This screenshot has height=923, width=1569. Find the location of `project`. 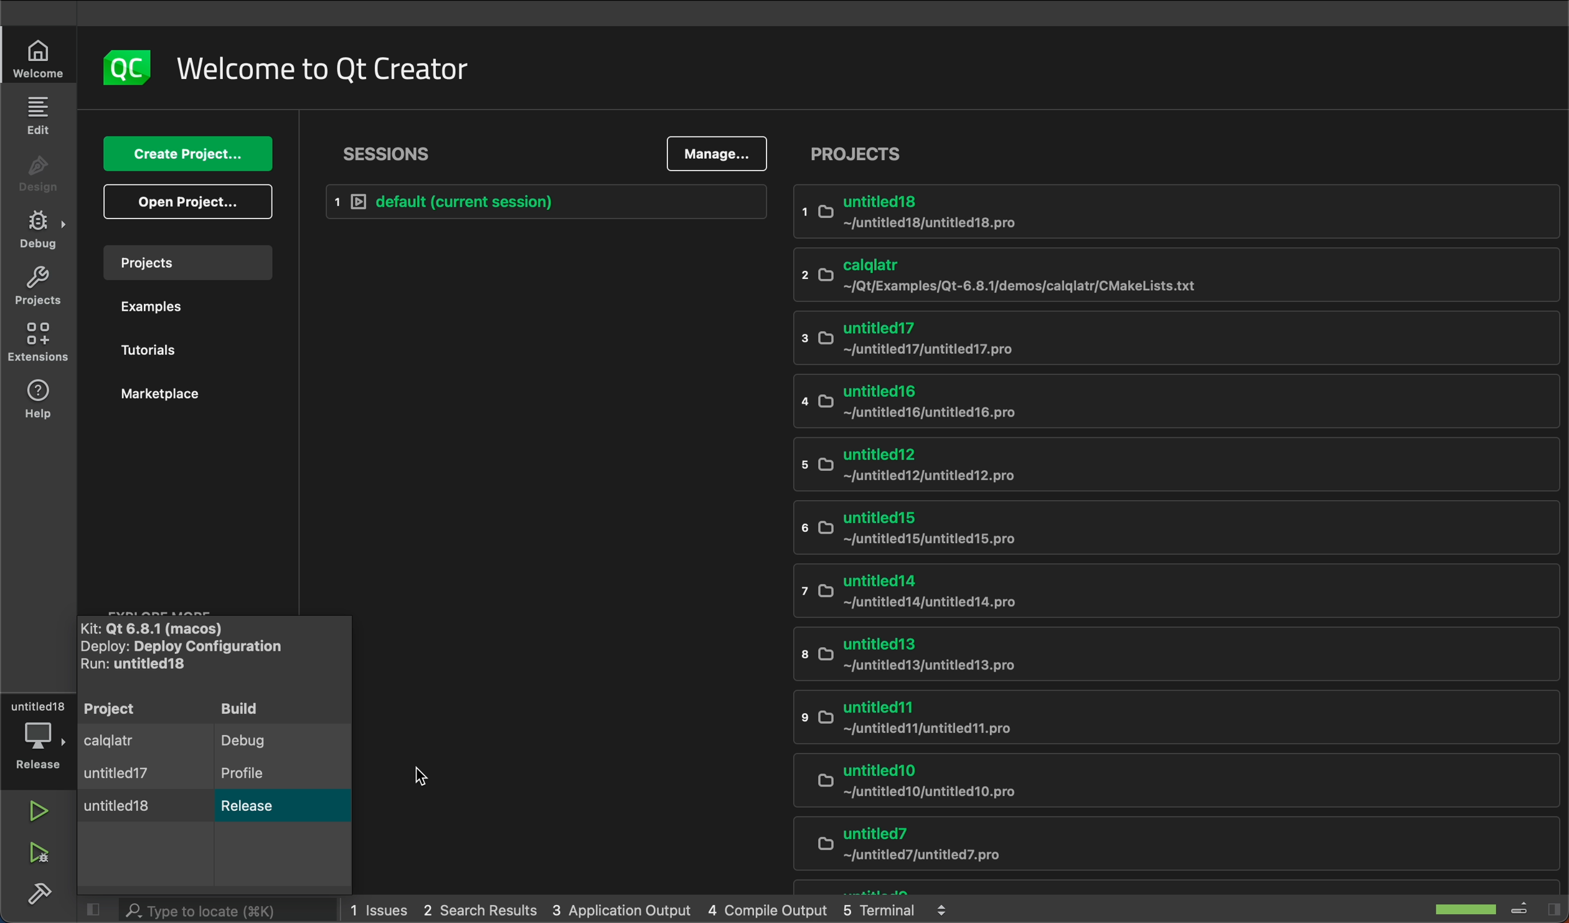

project is located at coordinates (113, 708).